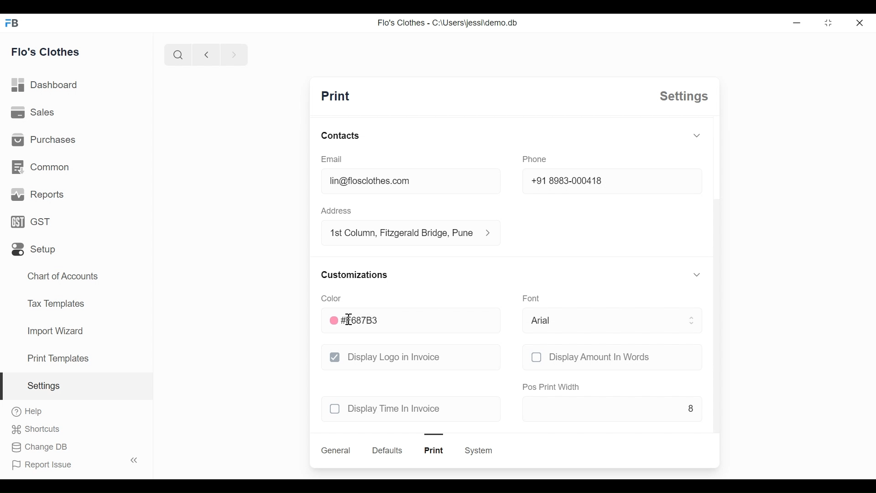 The width and height of the screenshot is (876, 493). Describe the element at coordinates (33, 111) in the screenshot. I see `sales` at that location.